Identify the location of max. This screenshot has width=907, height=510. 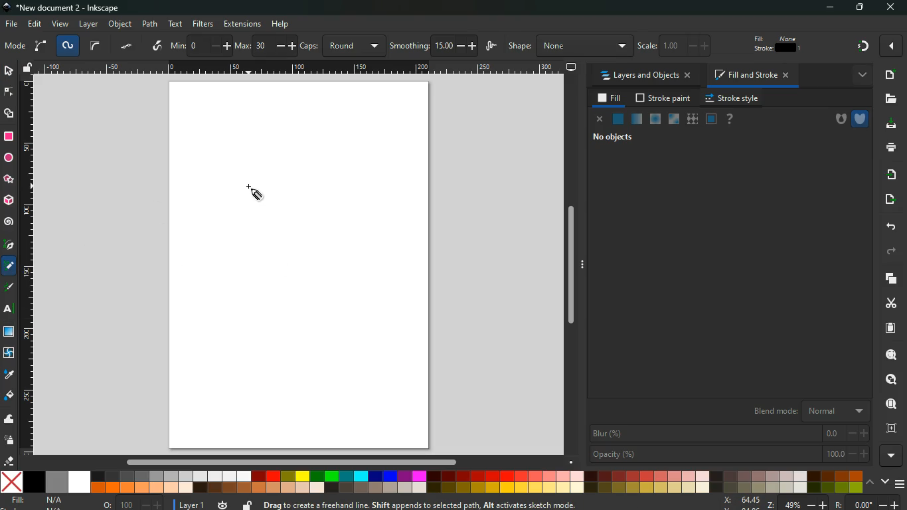
(265, 46).